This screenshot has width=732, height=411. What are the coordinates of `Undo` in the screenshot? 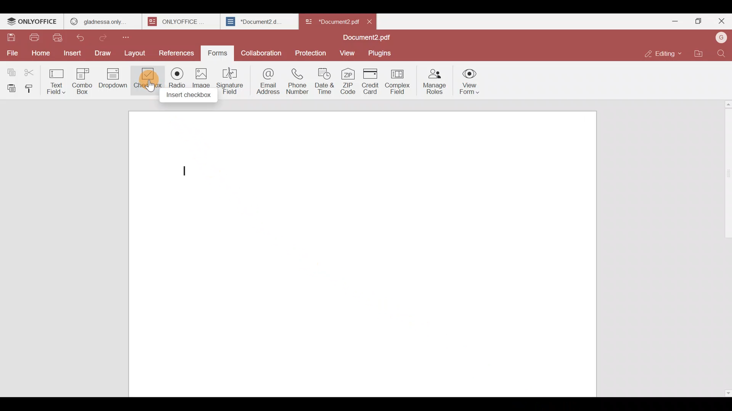 It's located at (84, 36).